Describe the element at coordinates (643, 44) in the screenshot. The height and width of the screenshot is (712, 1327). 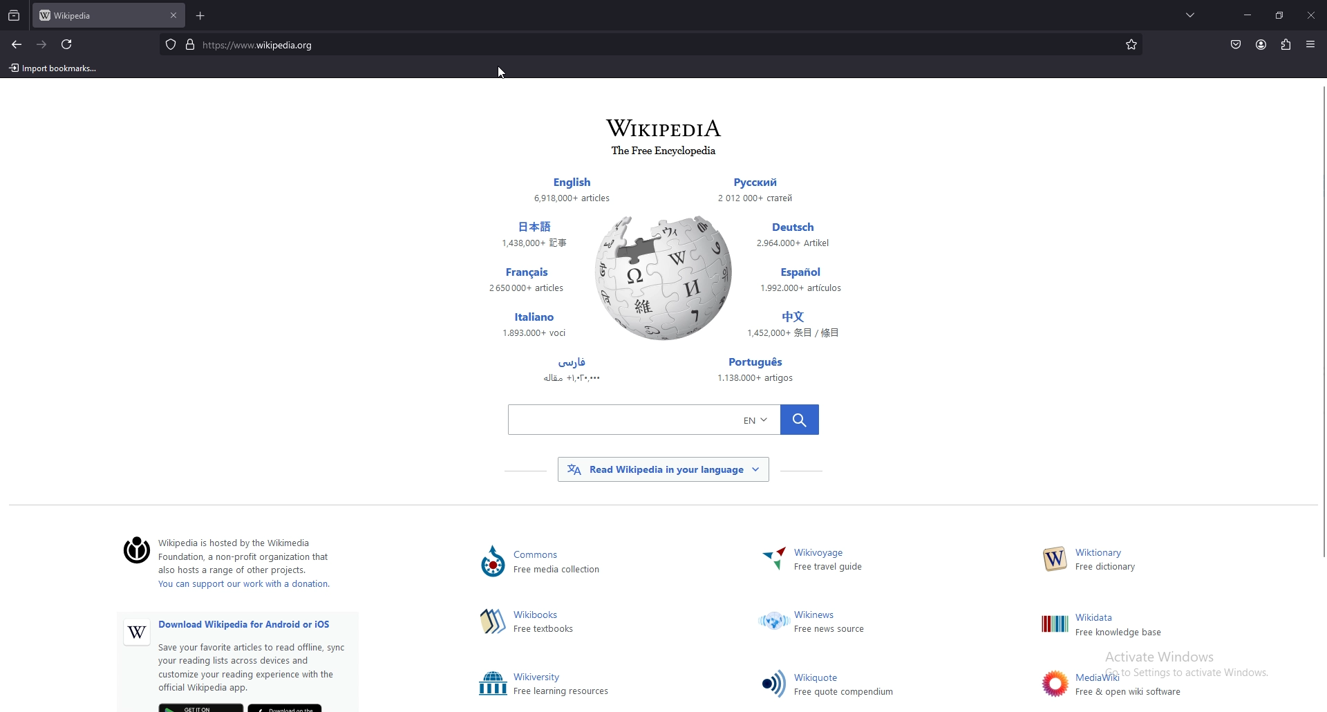
I see `search bar` at that location.